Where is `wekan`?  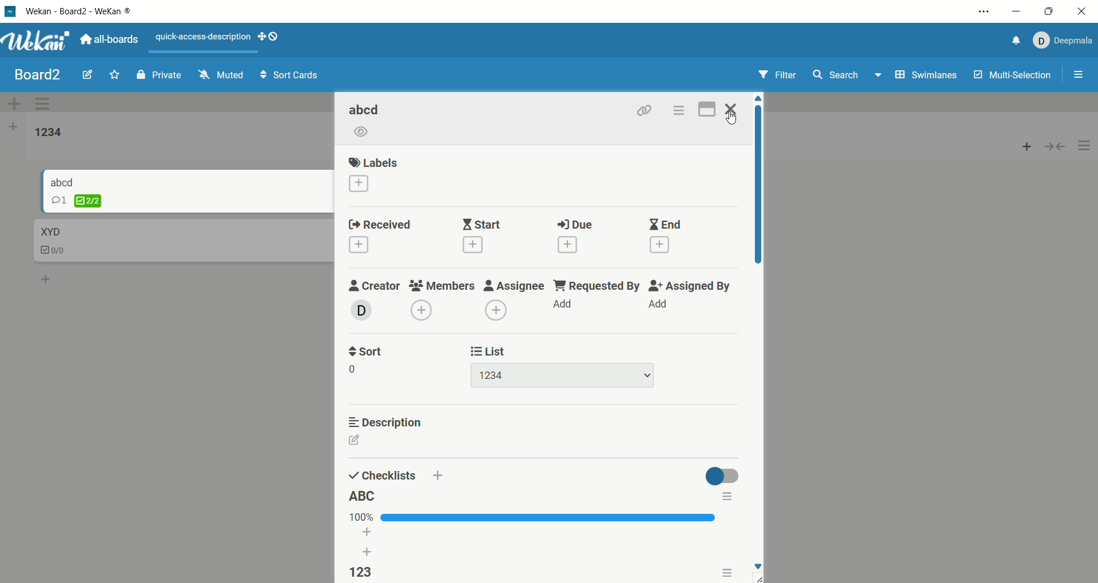
wekan is located at coordinates (38, 41).